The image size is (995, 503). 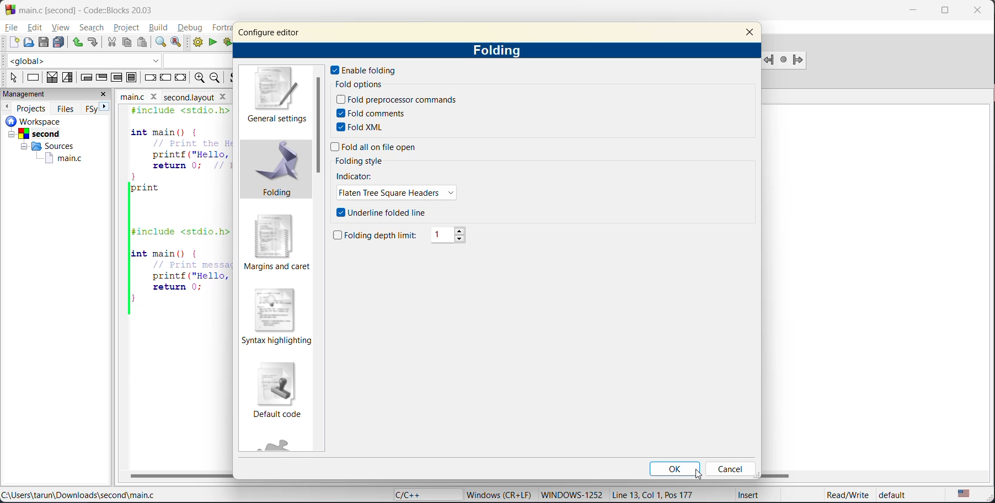 I want to click on maximize, so click(x=944, y=12).